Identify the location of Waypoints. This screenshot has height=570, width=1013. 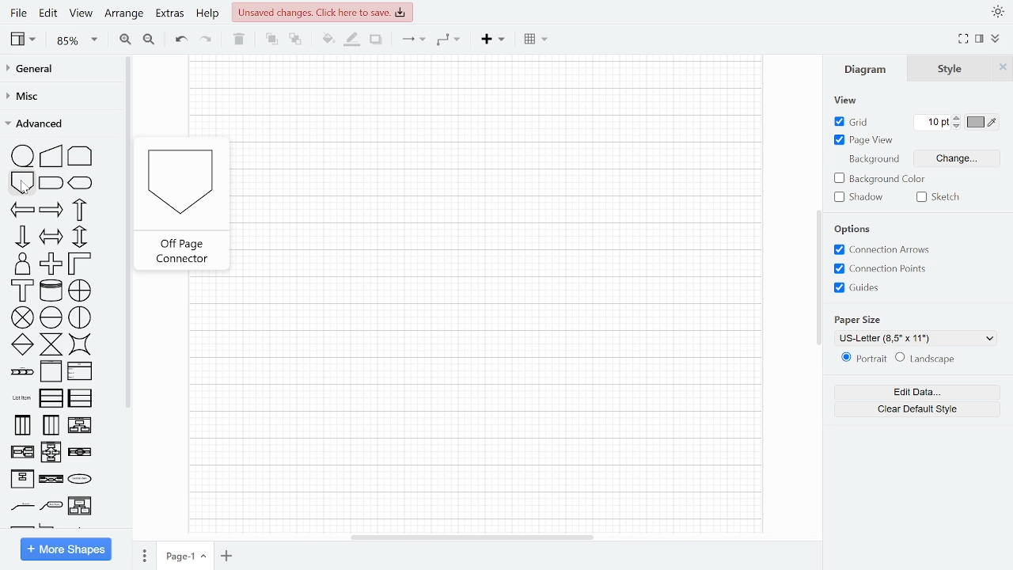
(449, 42).